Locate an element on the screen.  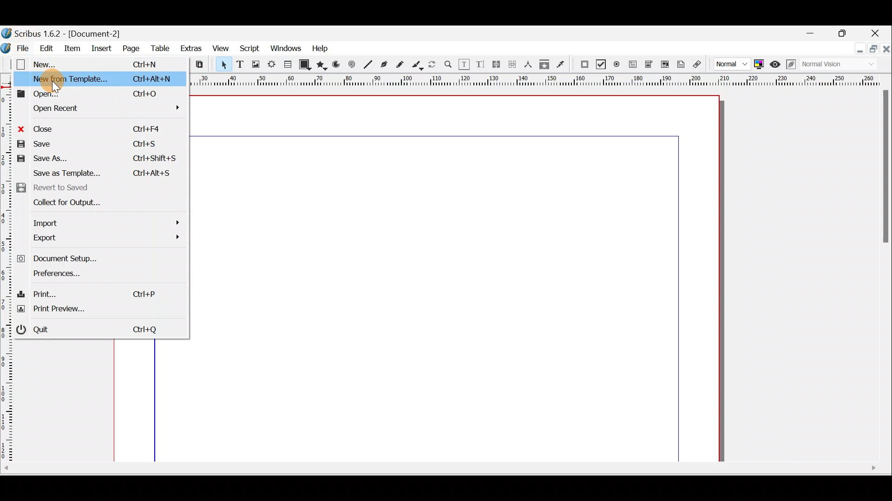
PDF text field is located at coordinates (633, 65).